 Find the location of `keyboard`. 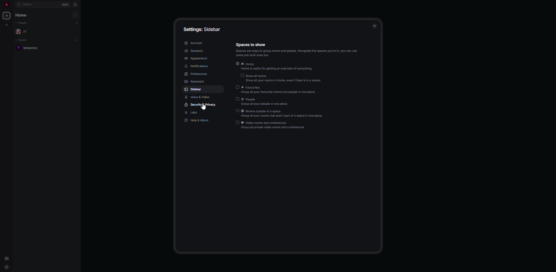

keyboard is located at coordinates (197, 82).